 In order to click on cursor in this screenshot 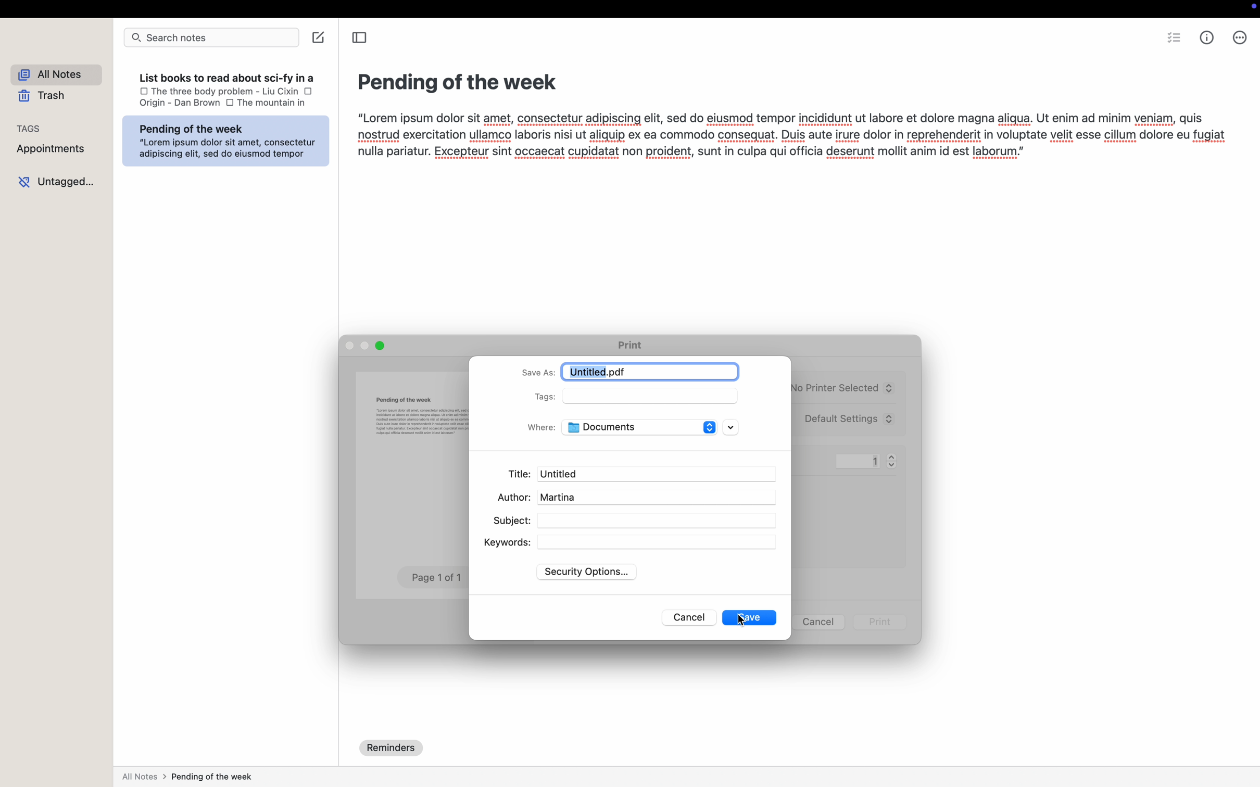, I will do `click(738, 622)`.